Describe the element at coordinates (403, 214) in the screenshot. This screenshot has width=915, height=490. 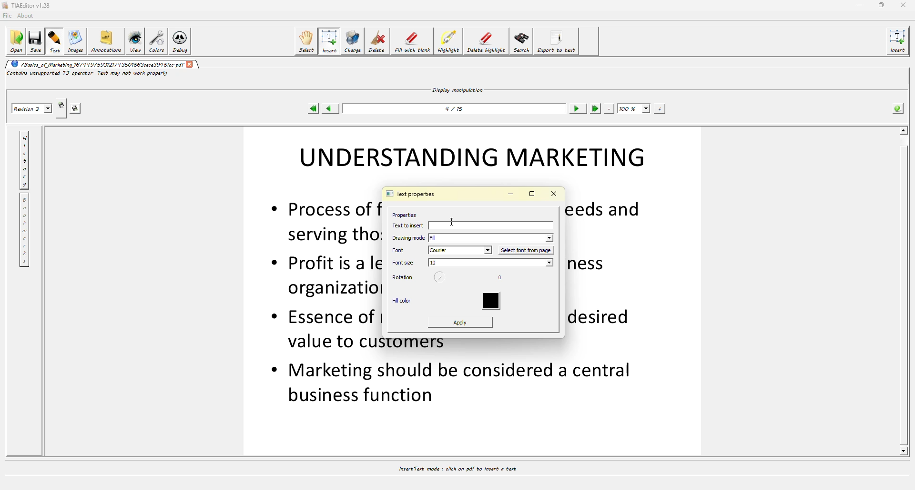
I see `properties` at that location.